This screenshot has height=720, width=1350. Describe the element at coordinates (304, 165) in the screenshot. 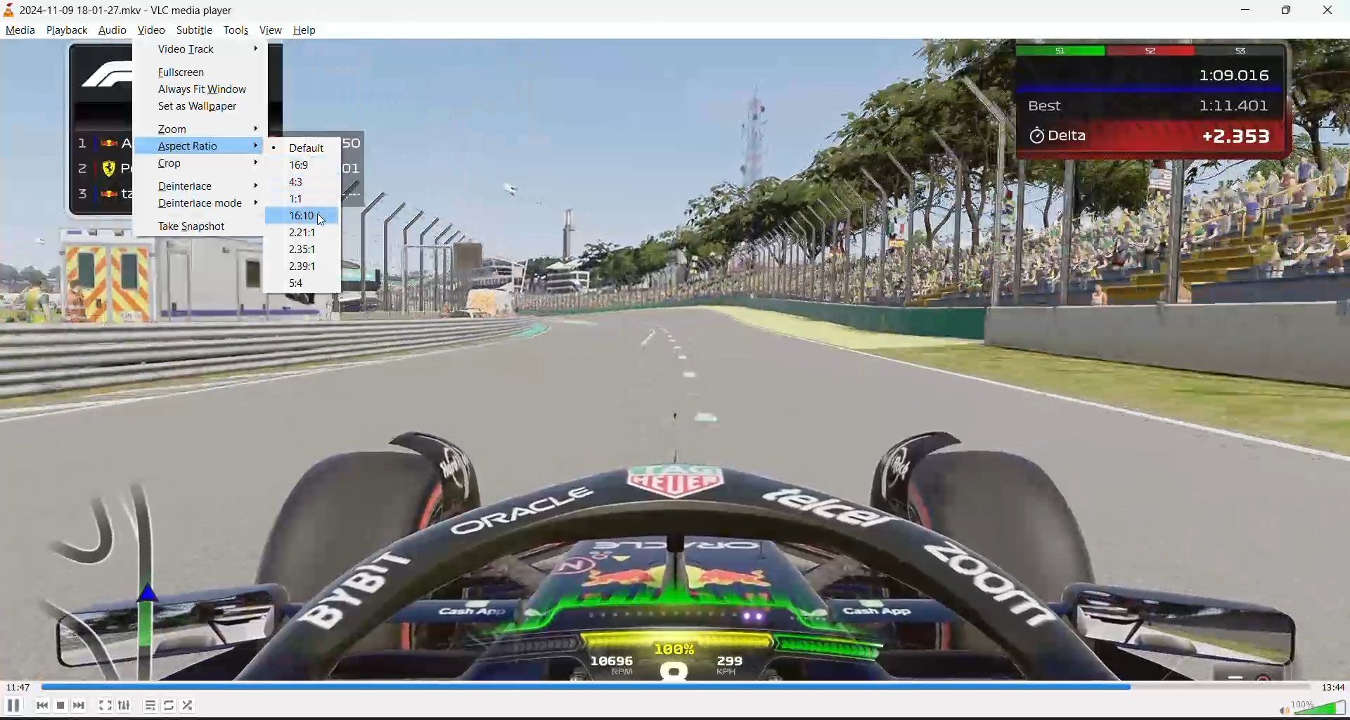

I see `16:9` at that location.